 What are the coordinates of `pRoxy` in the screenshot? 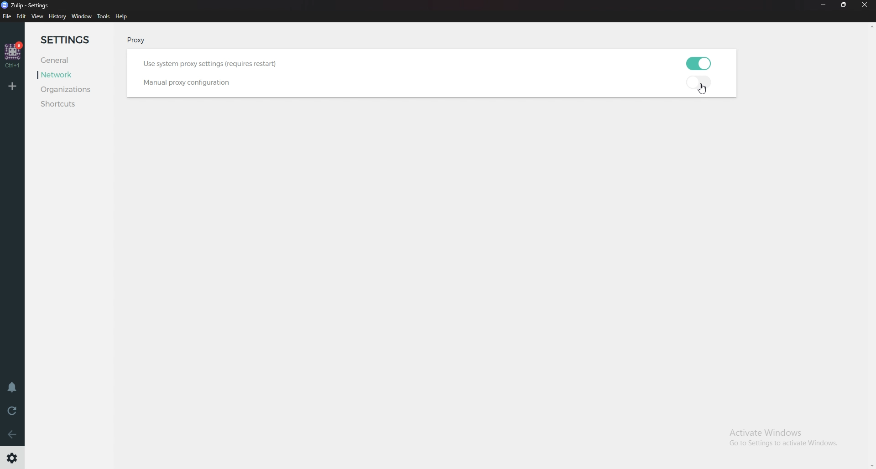 It's located at (134, 41).